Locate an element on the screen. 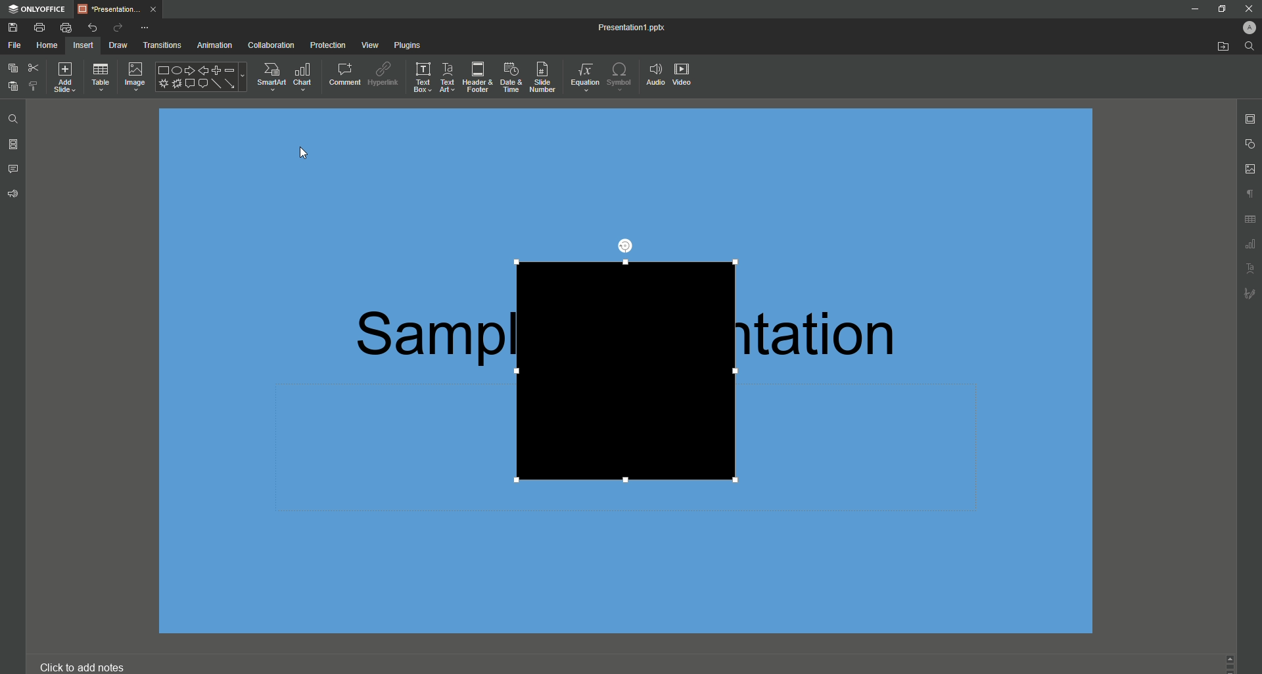 The width and height of the screenshot is (1262, 674). Feedback is located at coordinates (15, 193).